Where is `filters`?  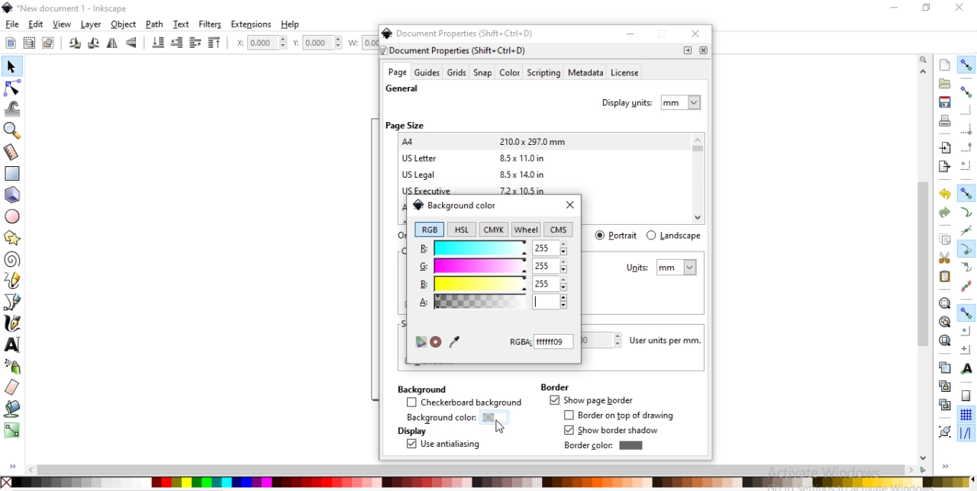 filters is located at coordinates (211, 24).